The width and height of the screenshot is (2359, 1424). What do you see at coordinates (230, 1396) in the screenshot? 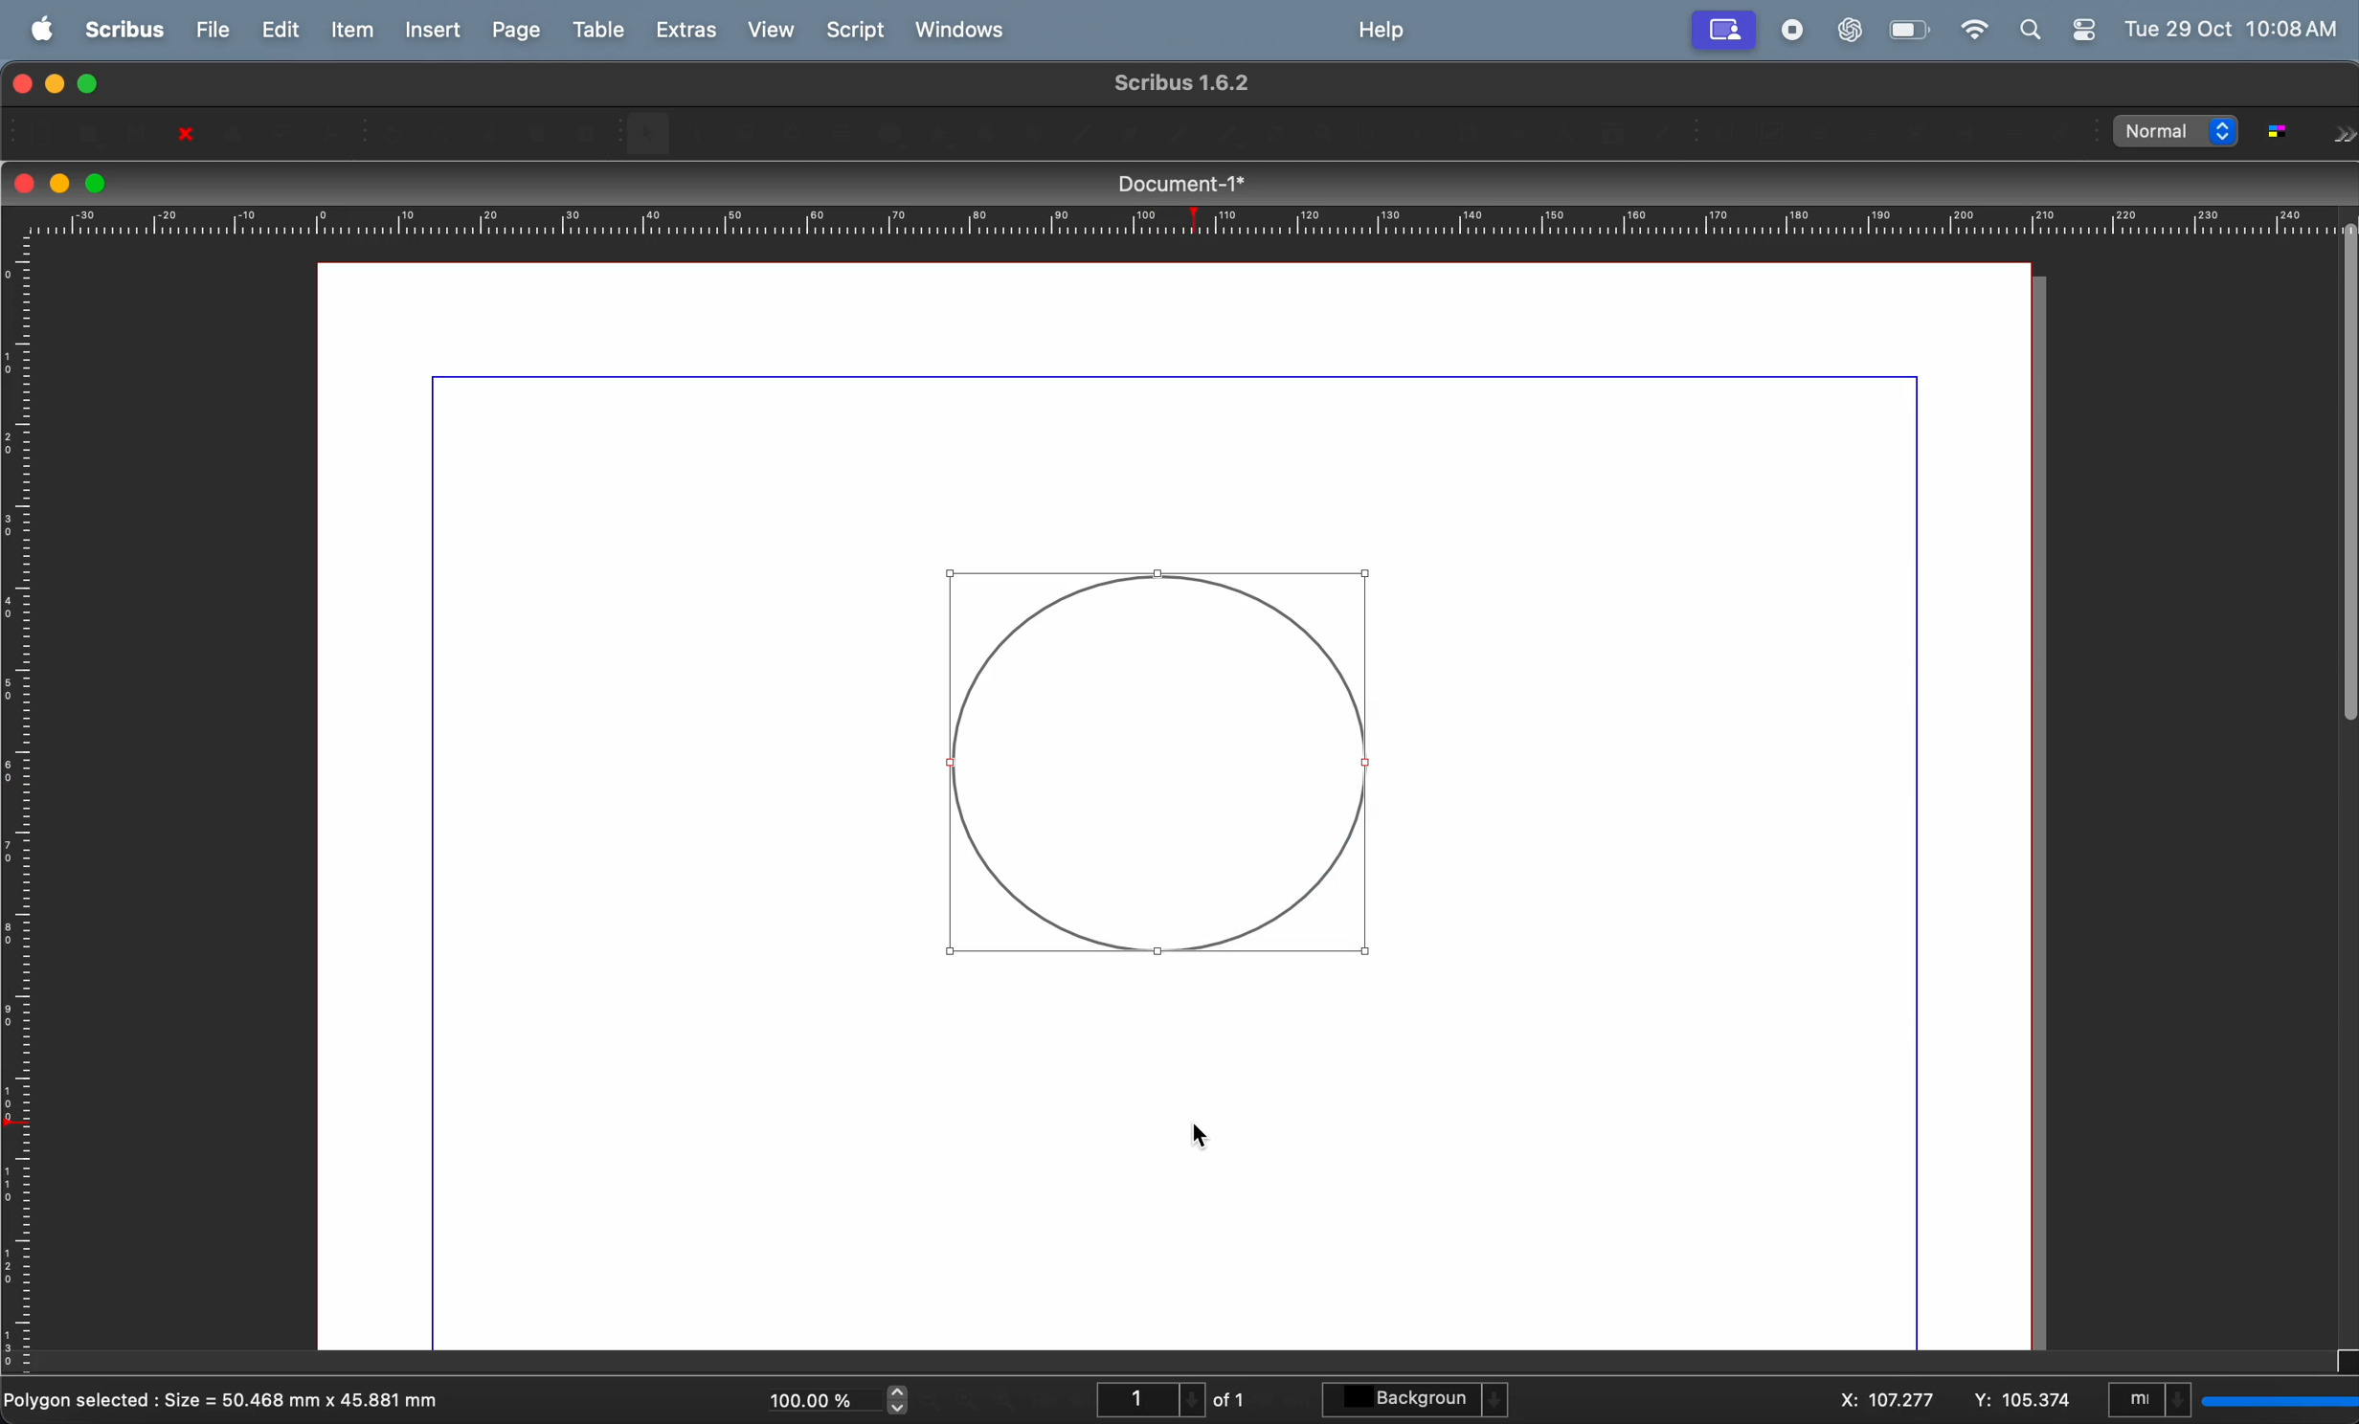
I see `polygon selected` at bounding box center [230, 1396].